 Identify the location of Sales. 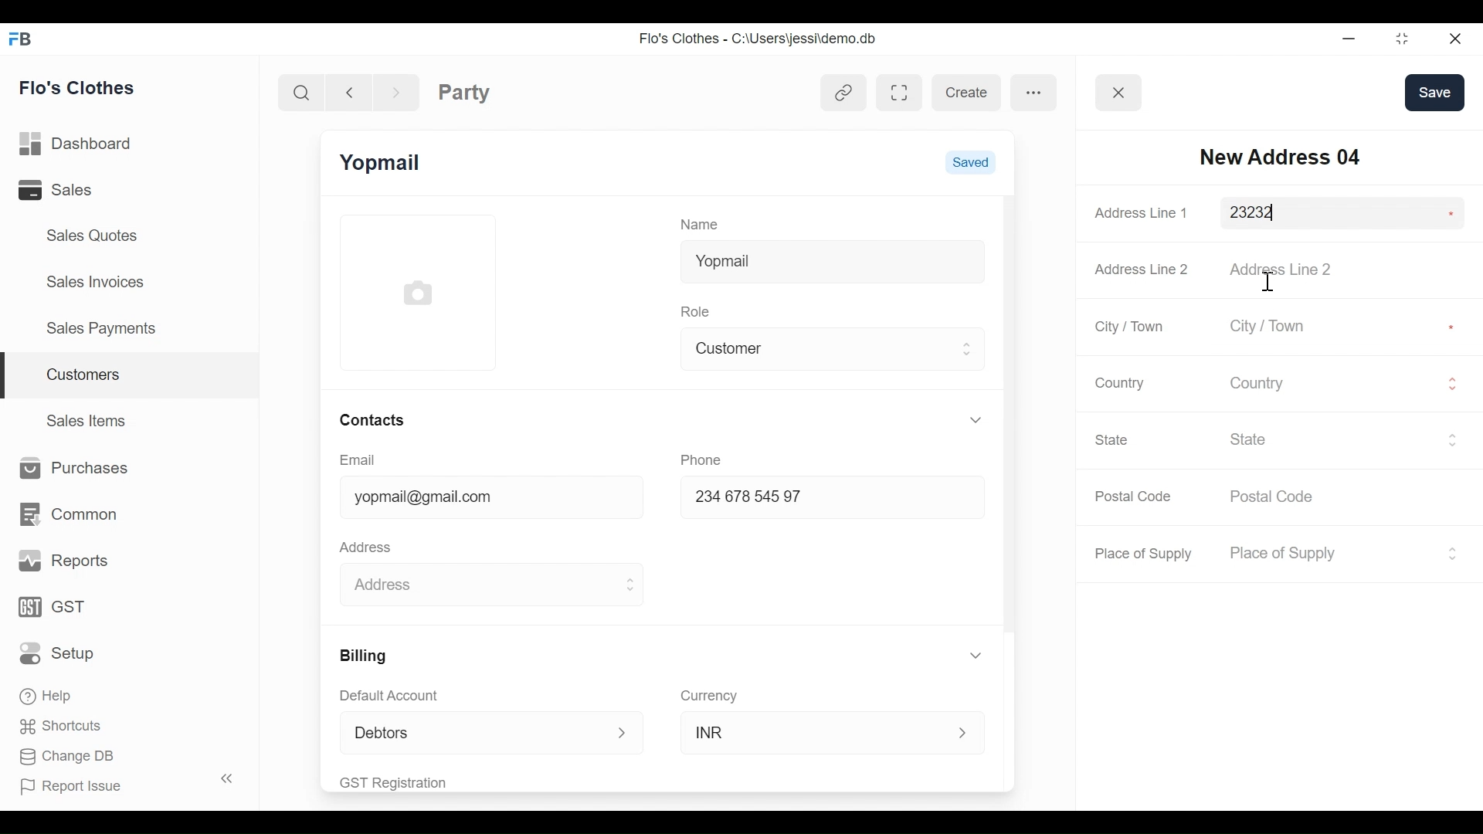
(76, 189).